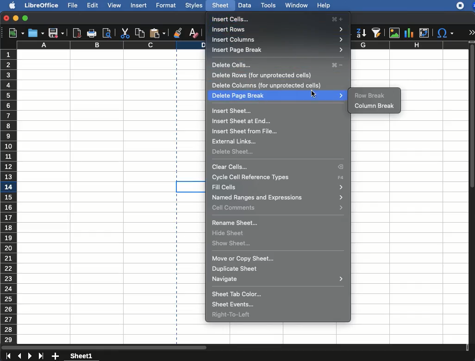  Describe the element at coordinates (42, 356) in the screenshot. I see `last sheet` at that location.